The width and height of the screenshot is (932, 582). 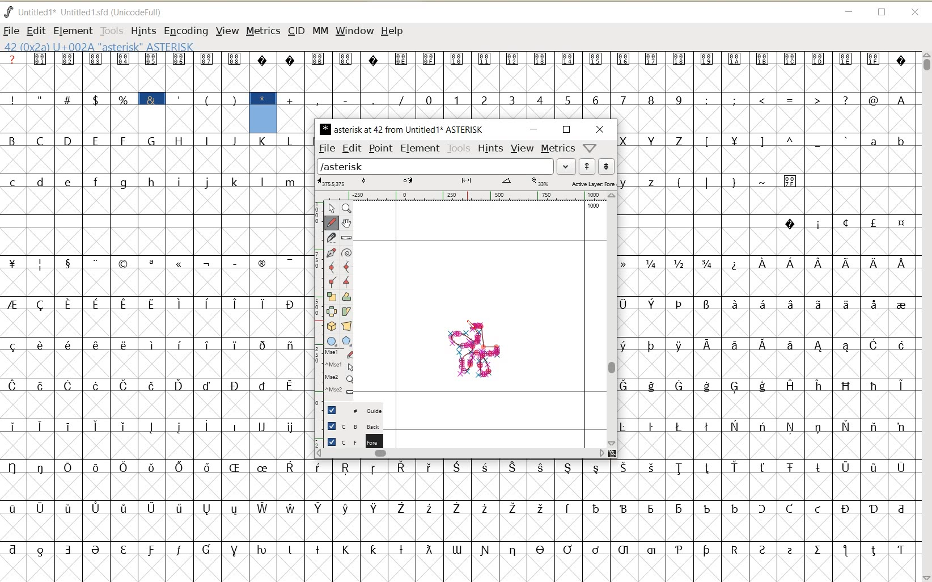 What do you see at coordinates (566, 166) in the screenshot?
I see `EXPAND` at bounding box center [566, 166].